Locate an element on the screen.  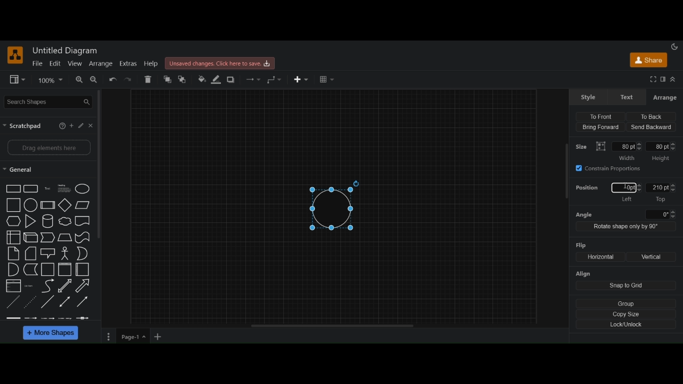
square shape is located at coordinates (65, 270).